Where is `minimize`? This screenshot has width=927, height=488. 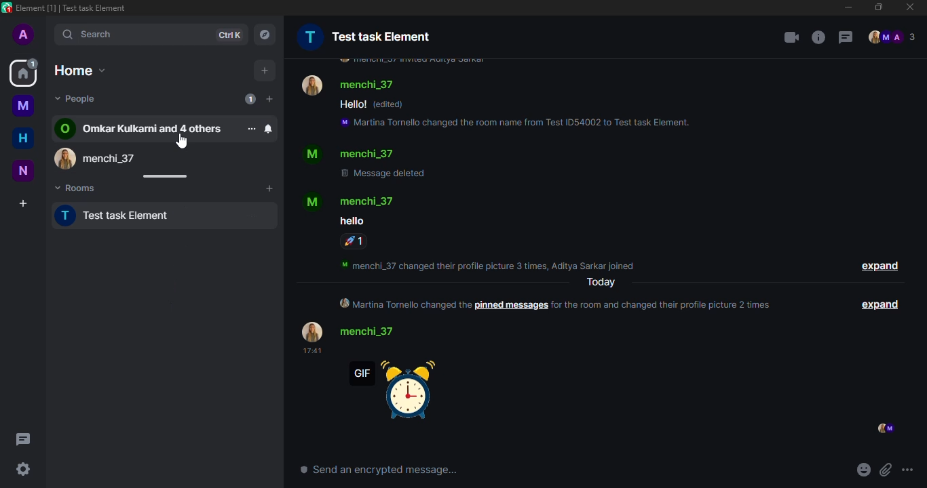
minimize is located at coordinates (846, 7).